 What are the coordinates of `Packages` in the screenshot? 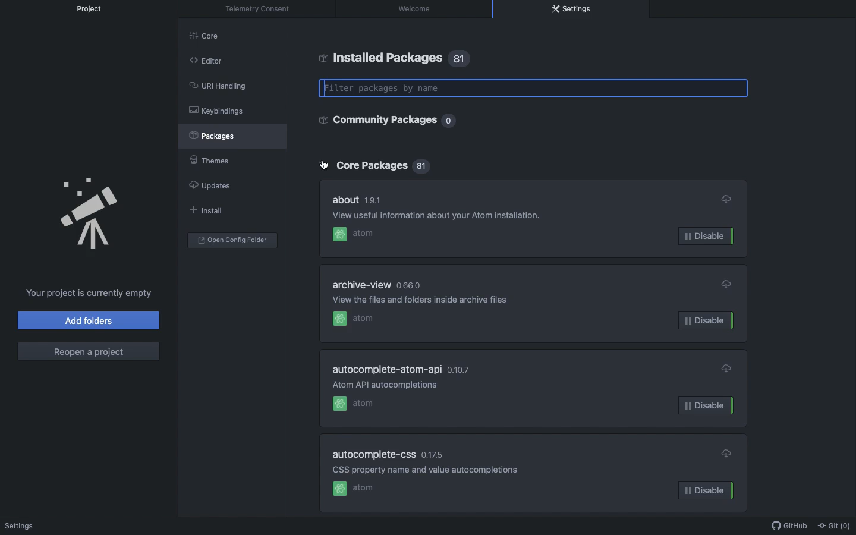 It's located at (218, 135).